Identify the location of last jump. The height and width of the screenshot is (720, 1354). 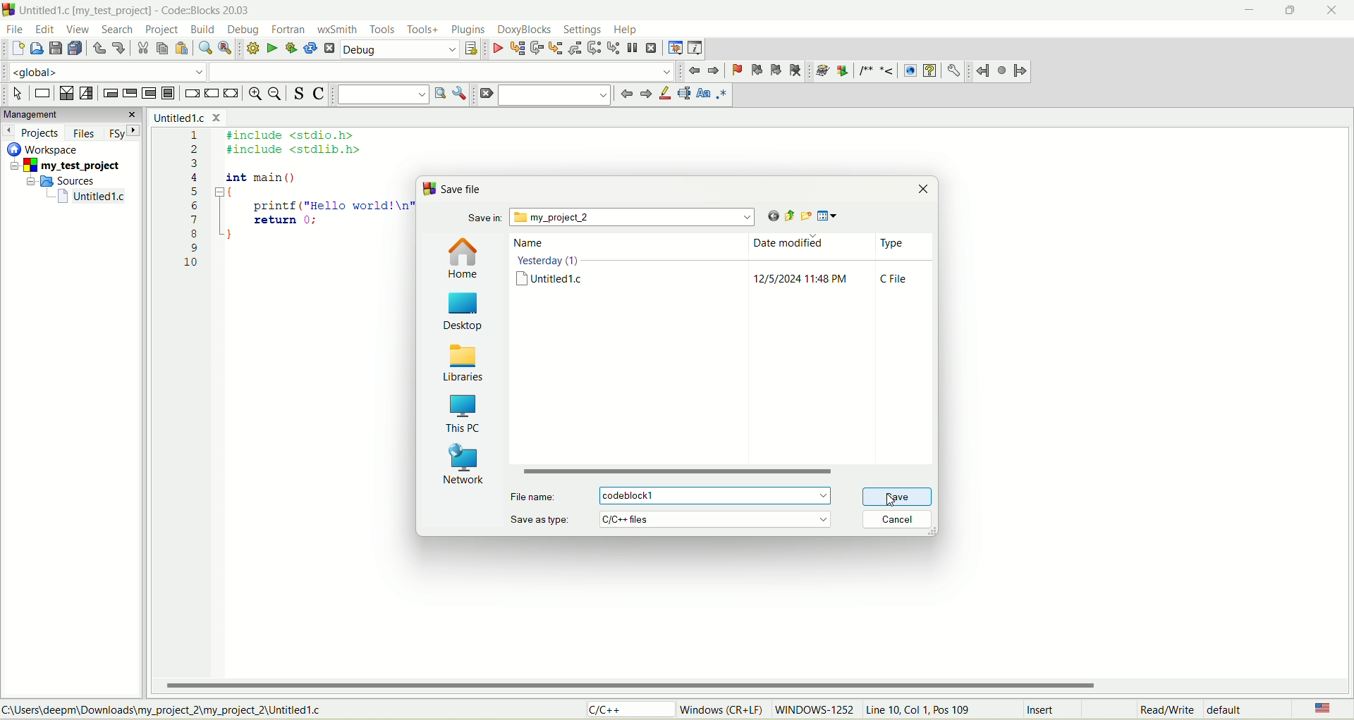
(1003, 70).